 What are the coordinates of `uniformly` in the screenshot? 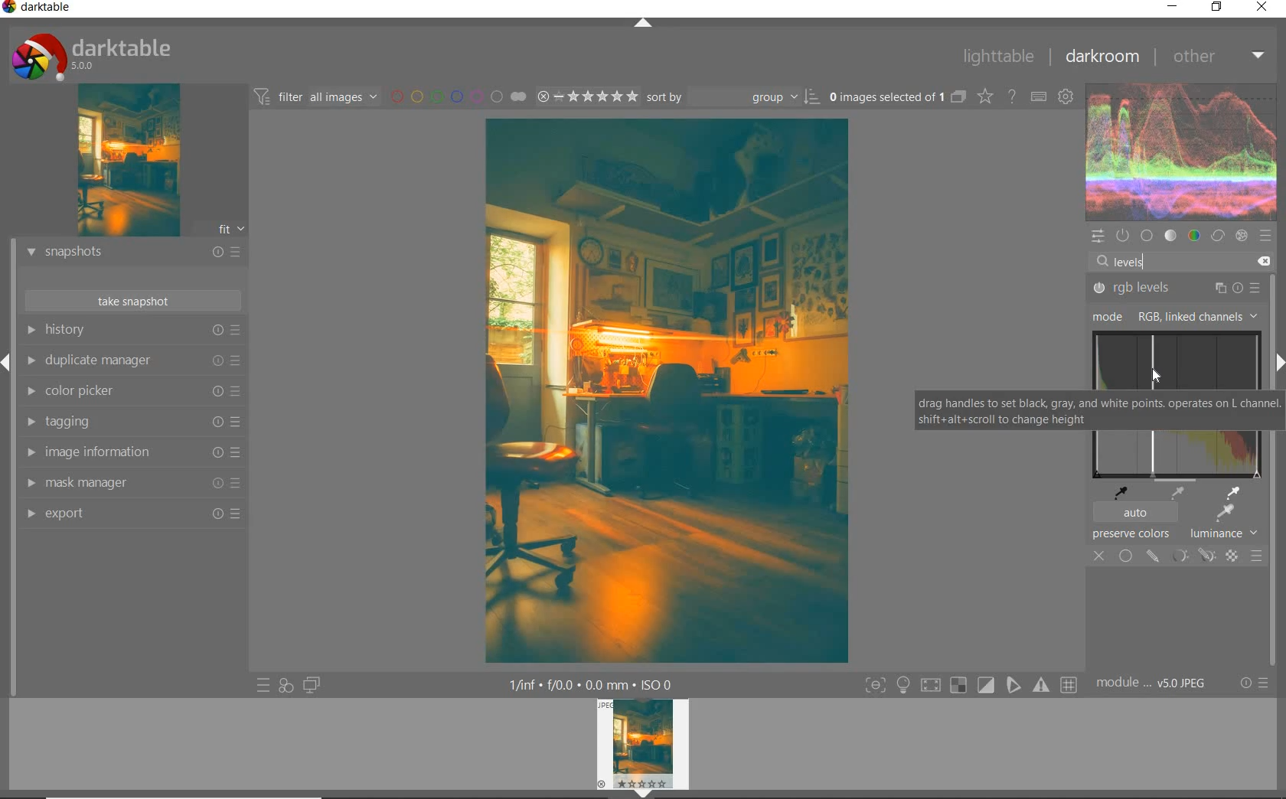 It's located at (1125, 556).